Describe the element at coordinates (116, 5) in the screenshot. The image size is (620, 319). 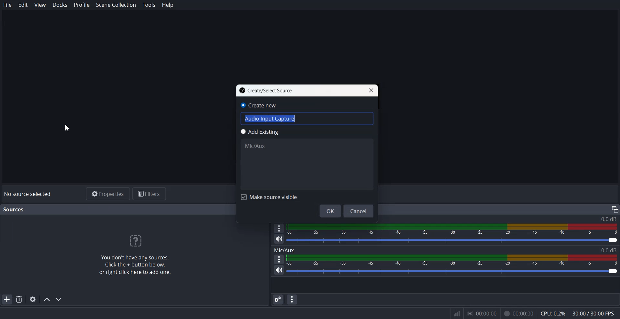
I see `Scene Collection` at that location.